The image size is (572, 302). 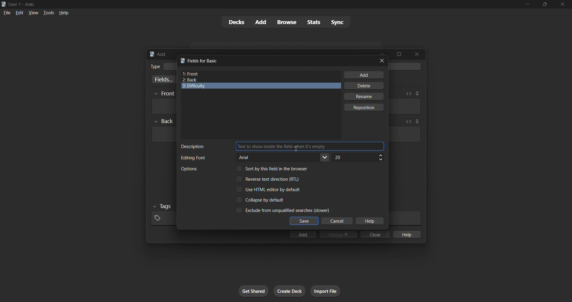 I want to click on Toggle, so click(x=269, y=179).